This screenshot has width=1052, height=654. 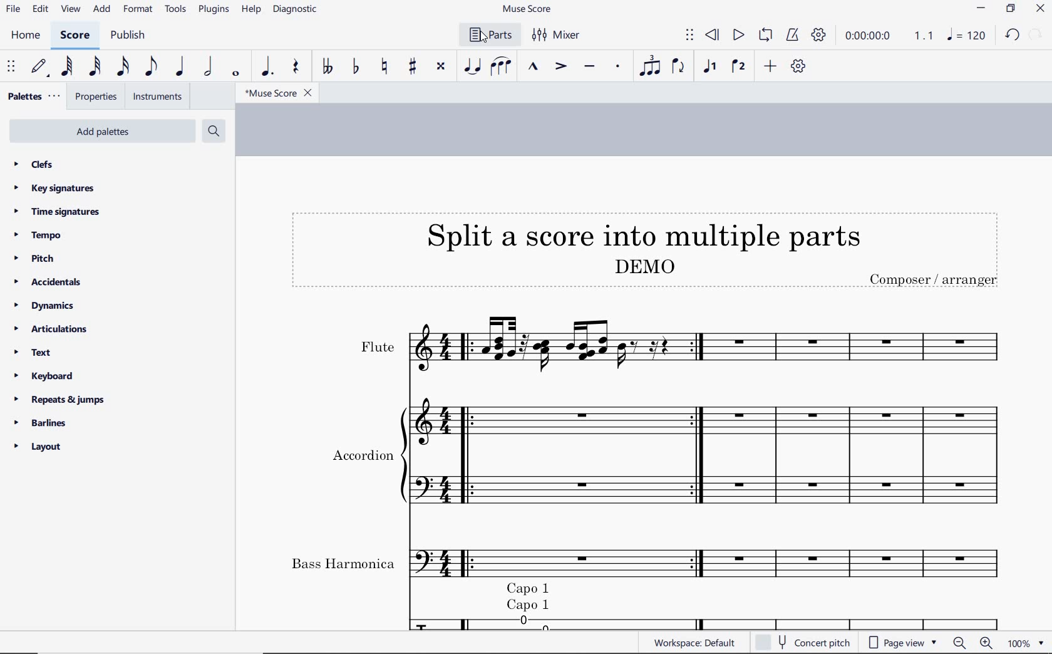 I want to click on layout, so click(x=39, y=447).